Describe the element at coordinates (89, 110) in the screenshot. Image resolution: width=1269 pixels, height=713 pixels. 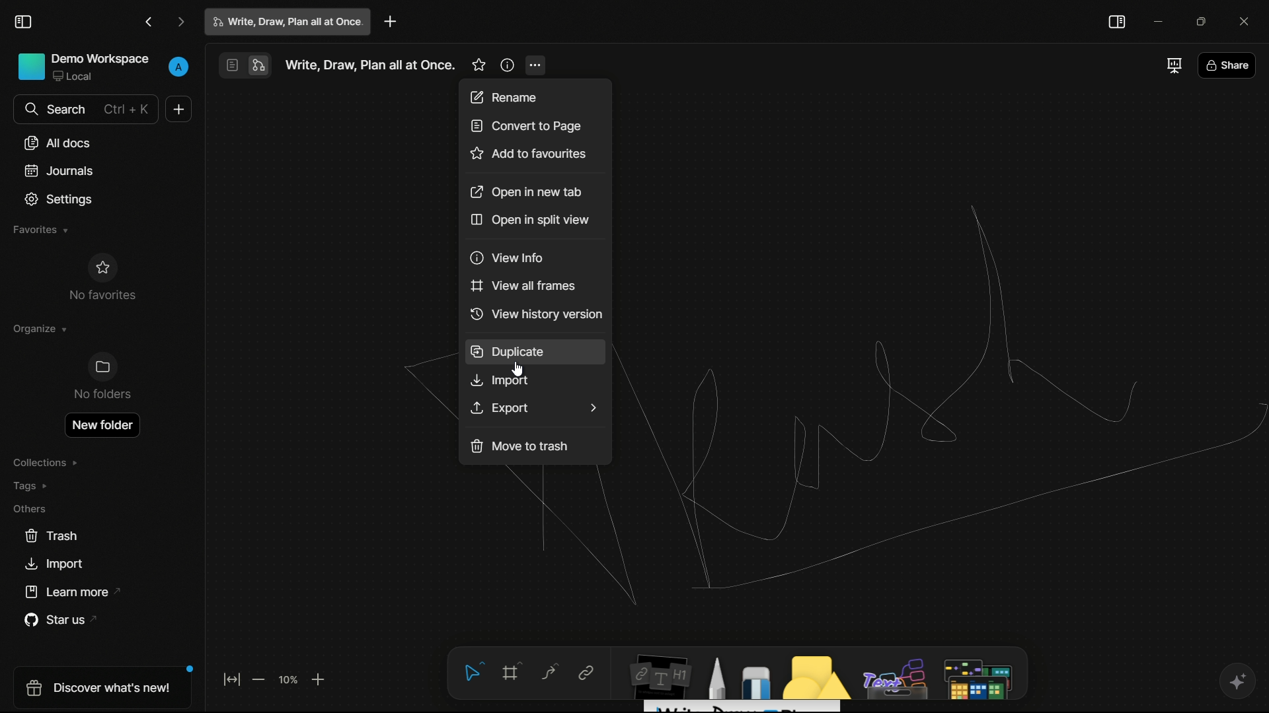
I see `search bar` at that location.